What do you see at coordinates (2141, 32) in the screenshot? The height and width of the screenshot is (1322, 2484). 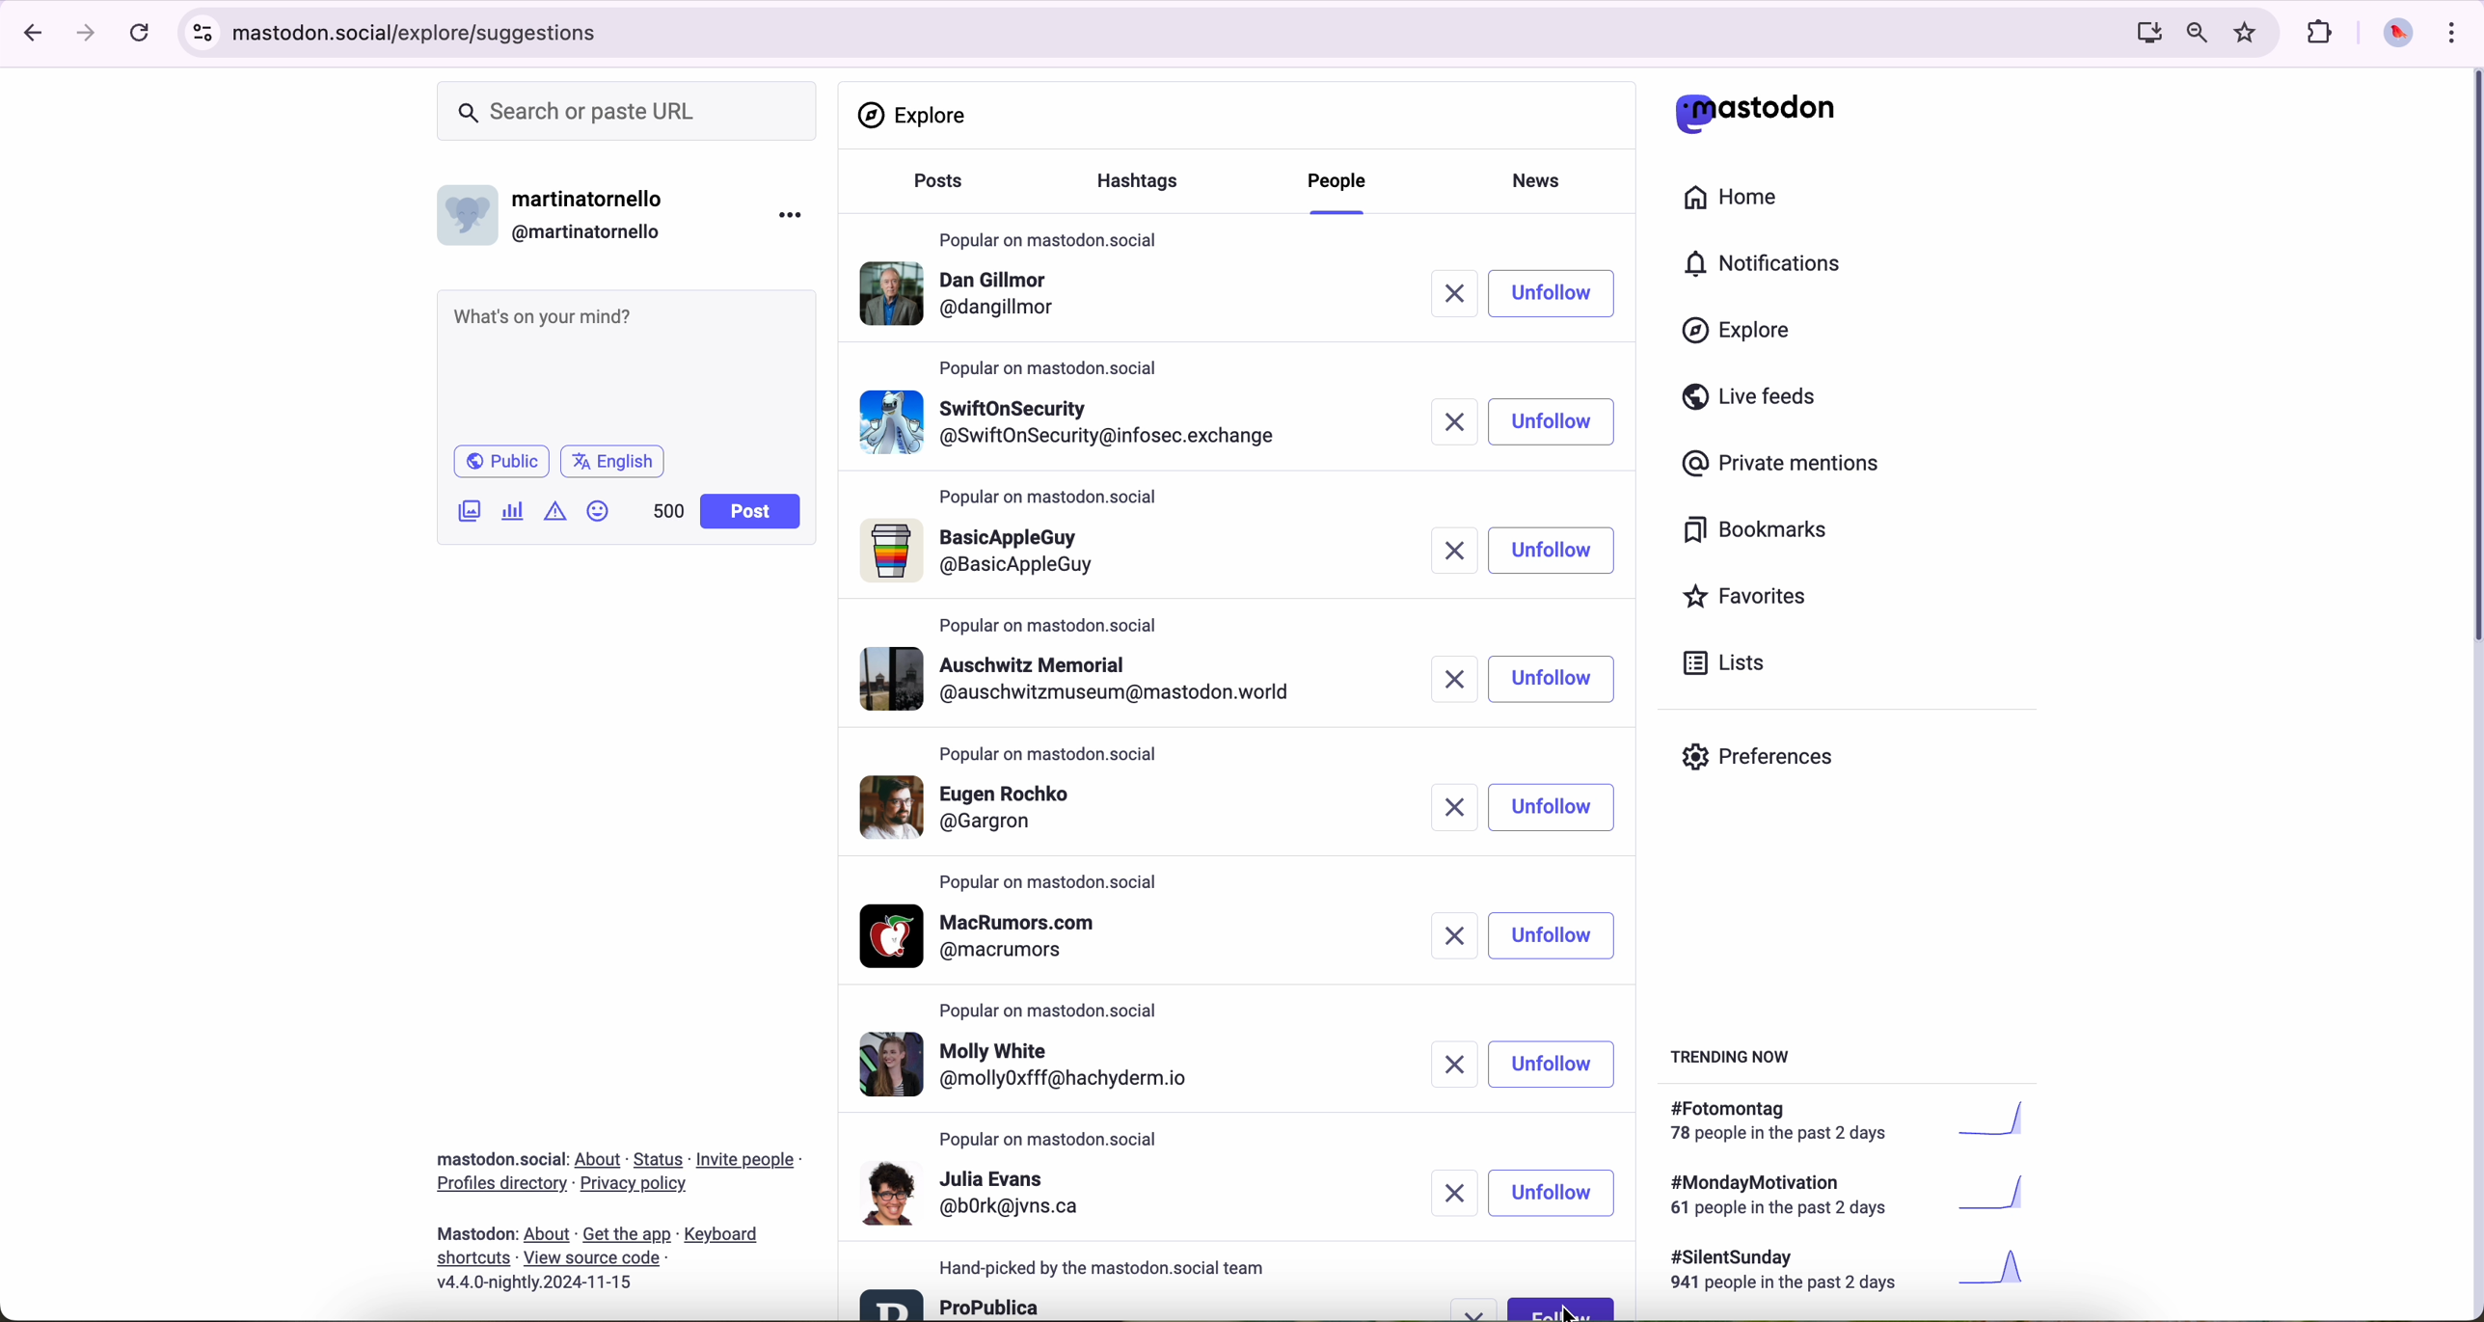 I see `computer` at bounding box center [2141, 32].